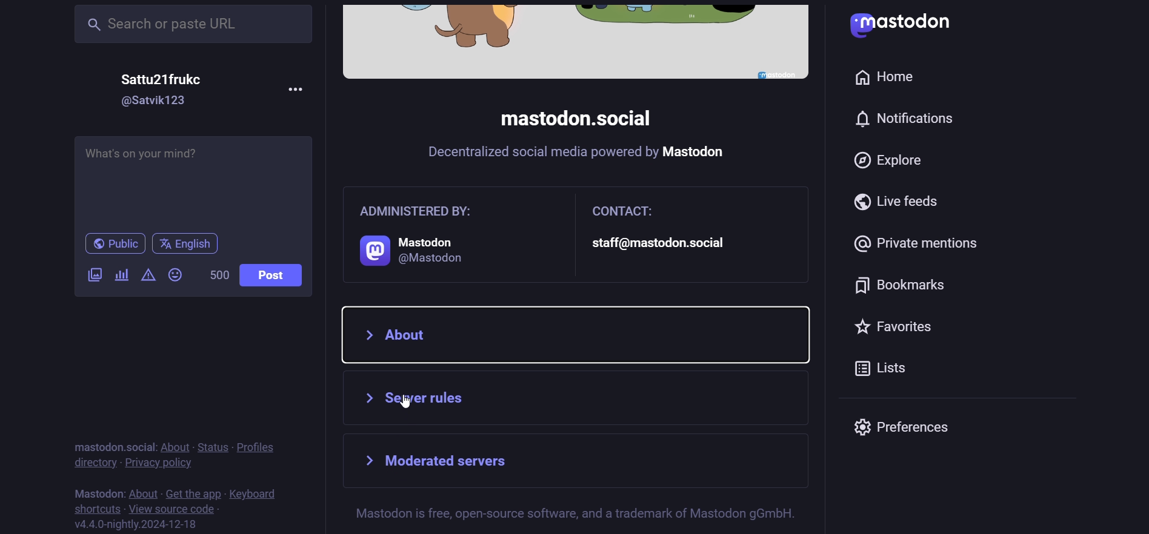 This screenshot has width=1149, height=534. I want to click on server rules, so click(562, 400).